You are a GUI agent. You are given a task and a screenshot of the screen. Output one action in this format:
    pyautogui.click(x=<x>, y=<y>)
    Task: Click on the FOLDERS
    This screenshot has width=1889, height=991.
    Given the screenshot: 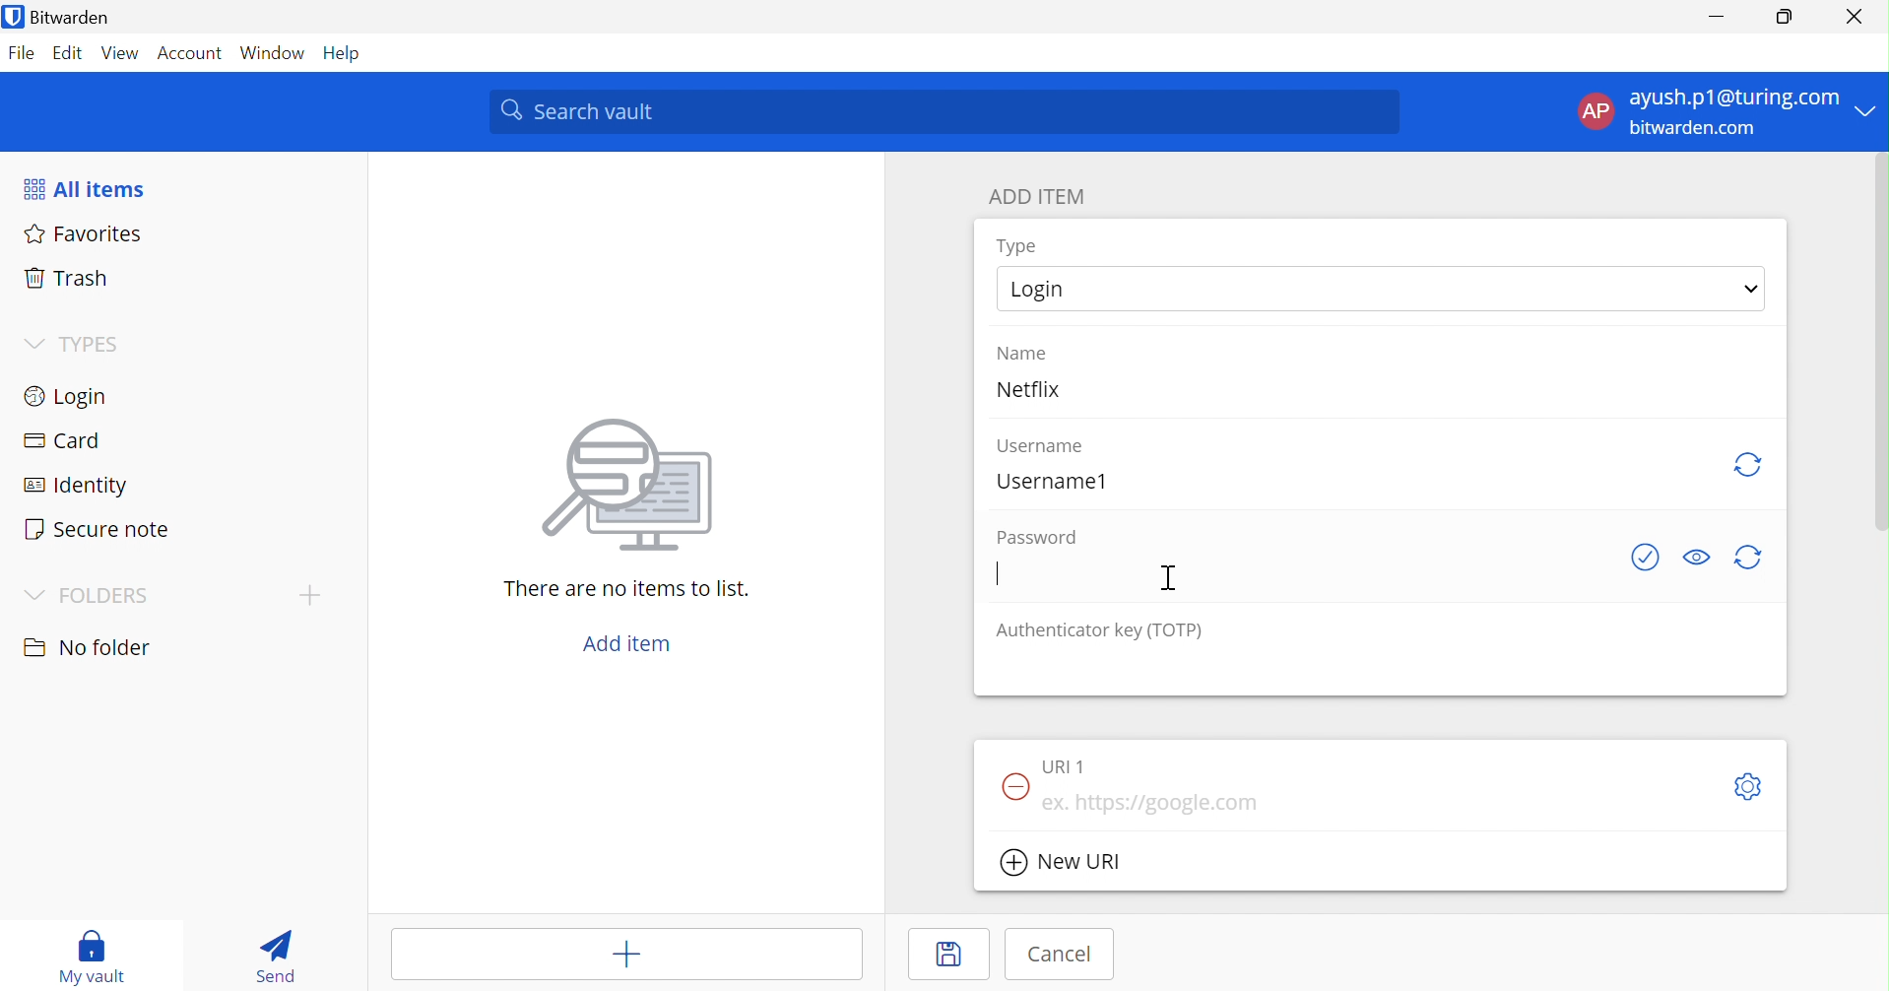 What is the action you would take?
    pyautogui.click(x=84, y=597)
    